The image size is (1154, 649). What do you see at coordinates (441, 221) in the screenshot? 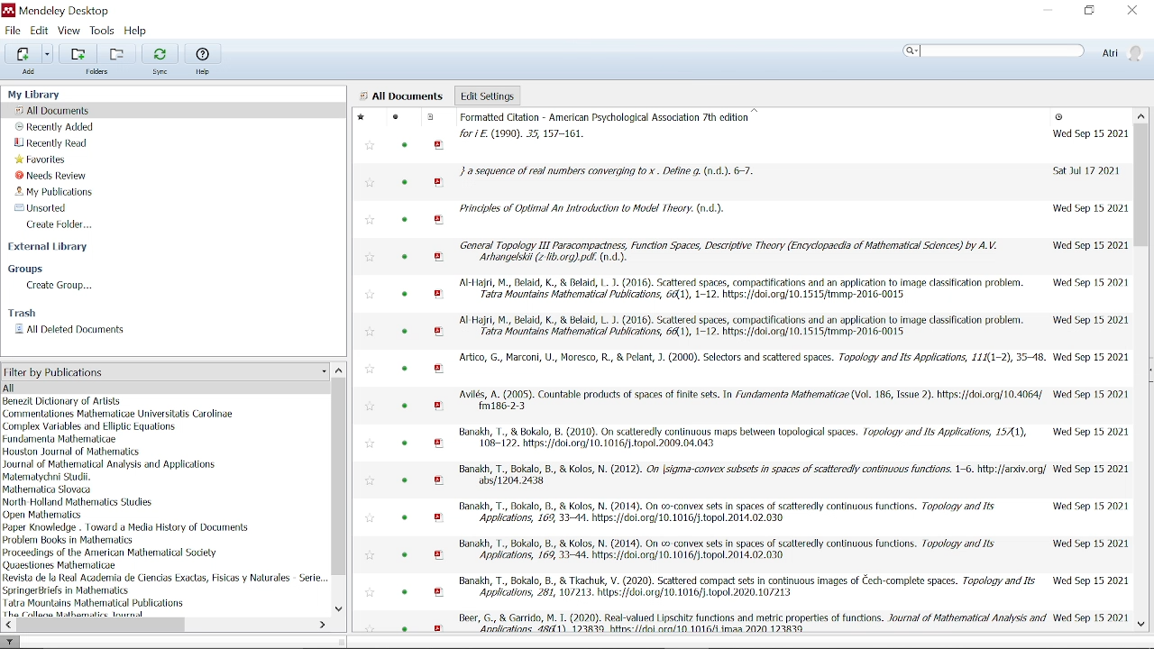
I see `pdf` at bounding box center [441, 221].